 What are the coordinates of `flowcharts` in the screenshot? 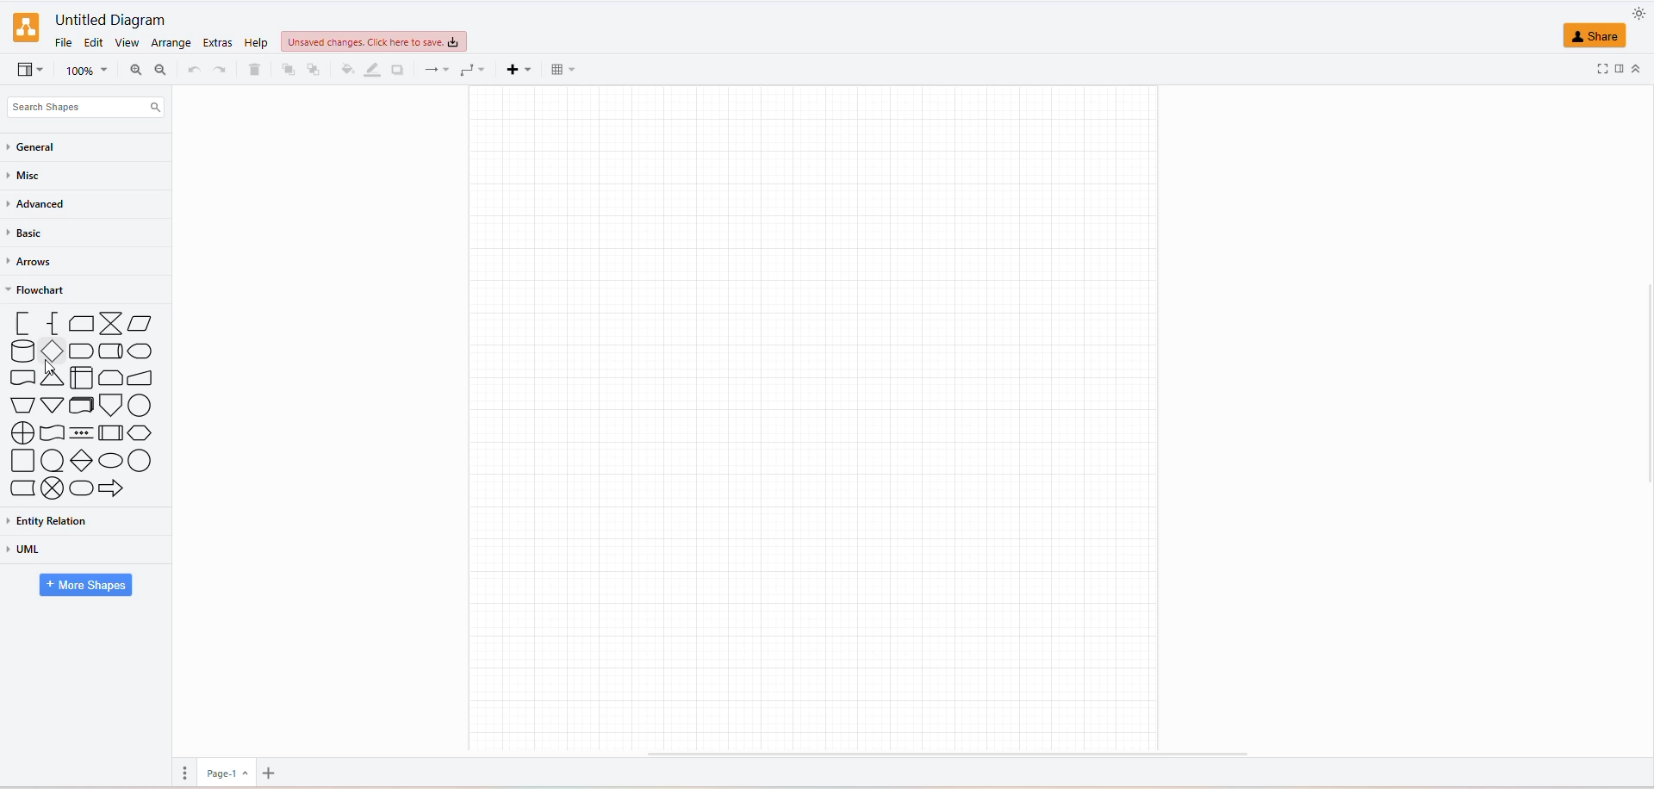 It's located at (84, 407).